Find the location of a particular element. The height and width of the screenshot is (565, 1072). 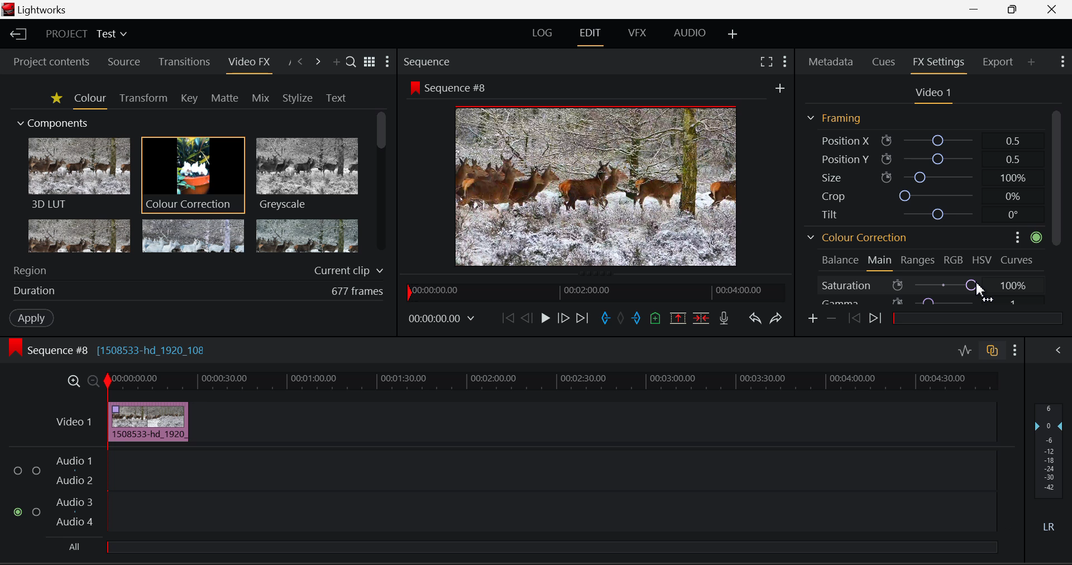

Timeline Zoom In is located at coordinates (73, 382).